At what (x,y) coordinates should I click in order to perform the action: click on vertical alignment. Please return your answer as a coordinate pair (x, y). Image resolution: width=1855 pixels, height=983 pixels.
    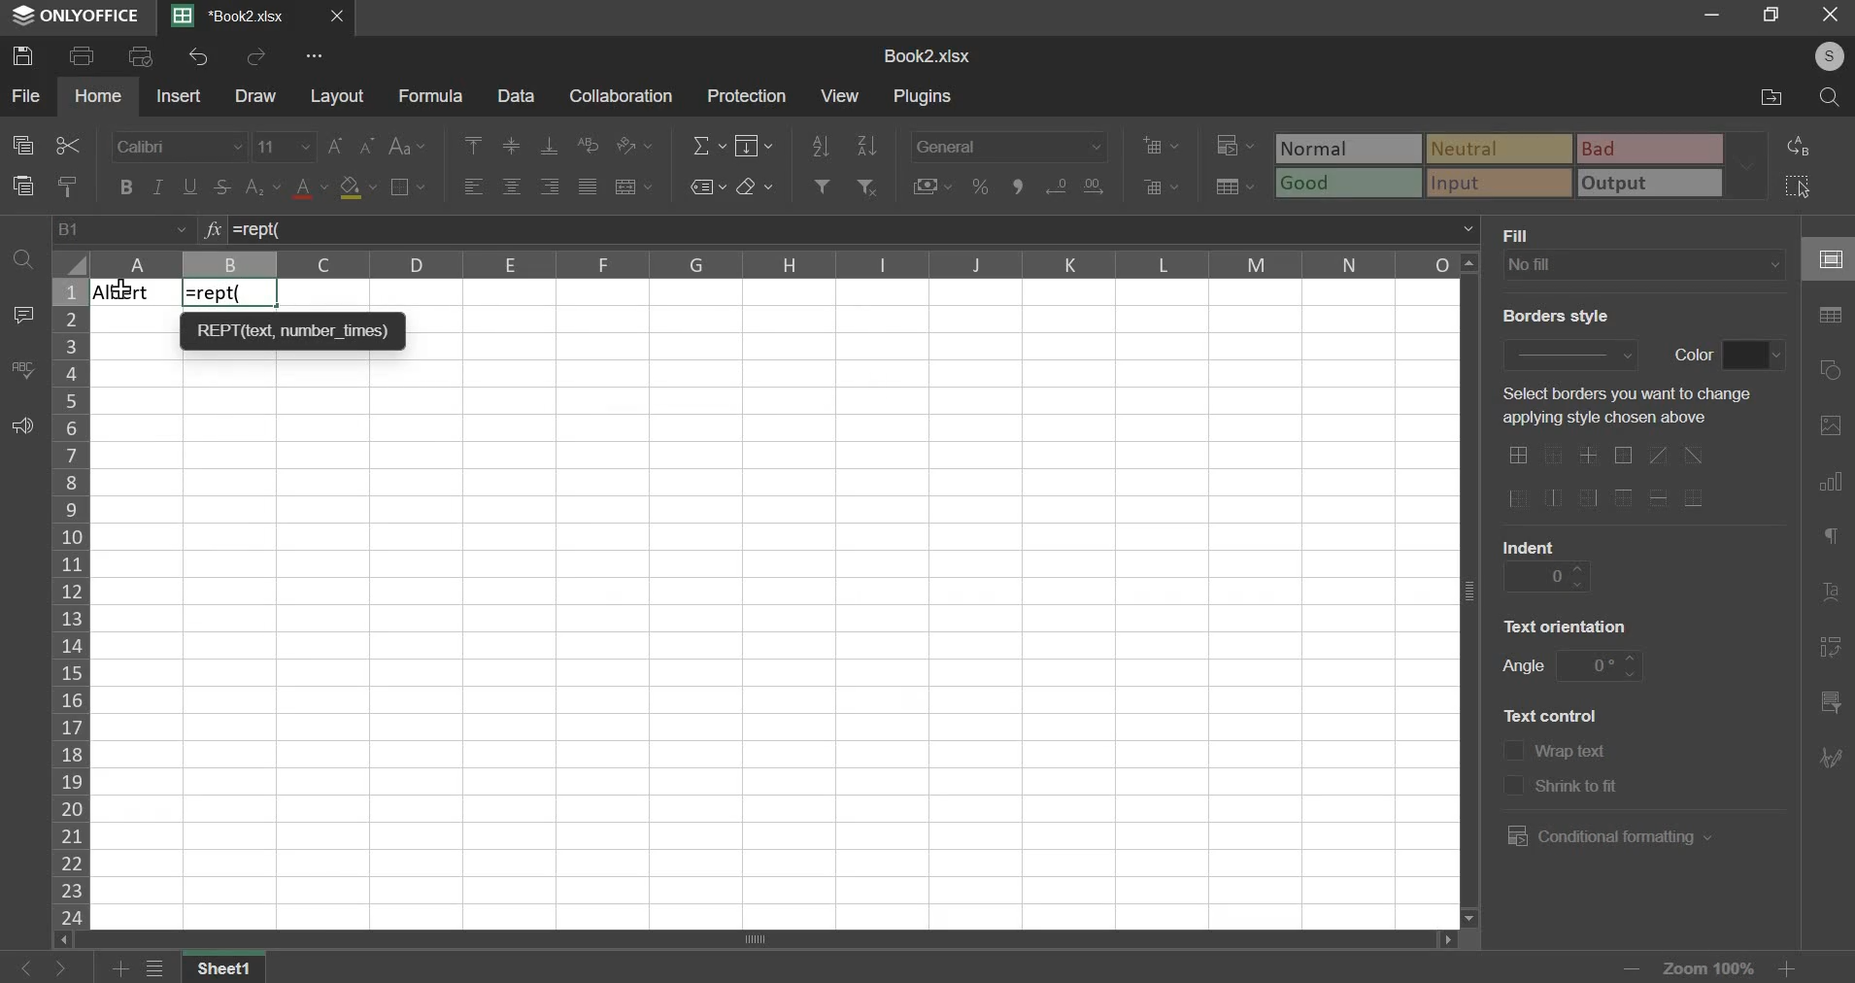
    Looking at the image, I should click on (513, 147).